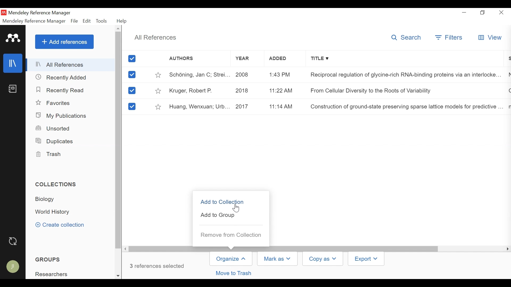 Image resolution: width=511 pixels, height=287 pixels. Describe the element at coordinates (199, 106) in the screenshot. I see `Huang, Wenxuan; Urb...` at that location.